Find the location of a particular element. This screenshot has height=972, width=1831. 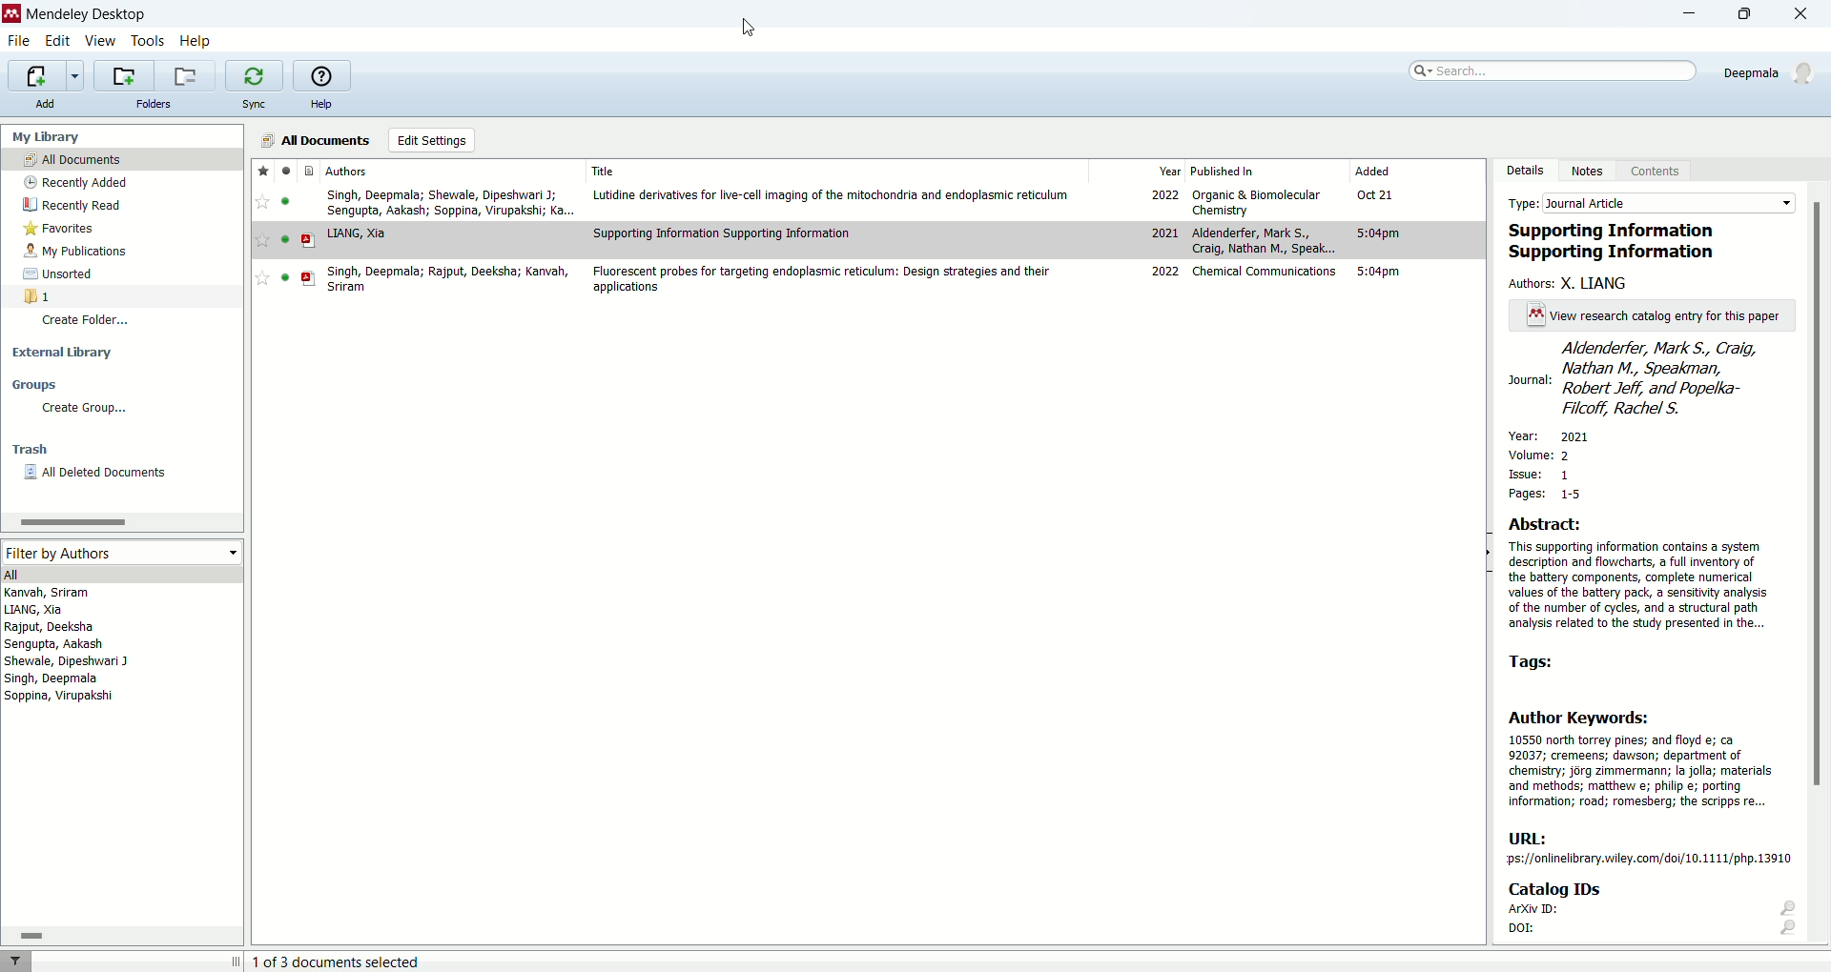

issue: 1 is located at coordinates (1541, 475).